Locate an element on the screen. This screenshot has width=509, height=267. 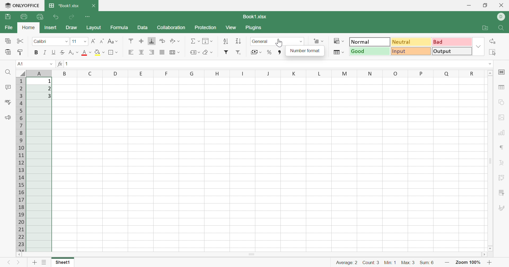
Scroll bar is located at coordinates (251, 254).